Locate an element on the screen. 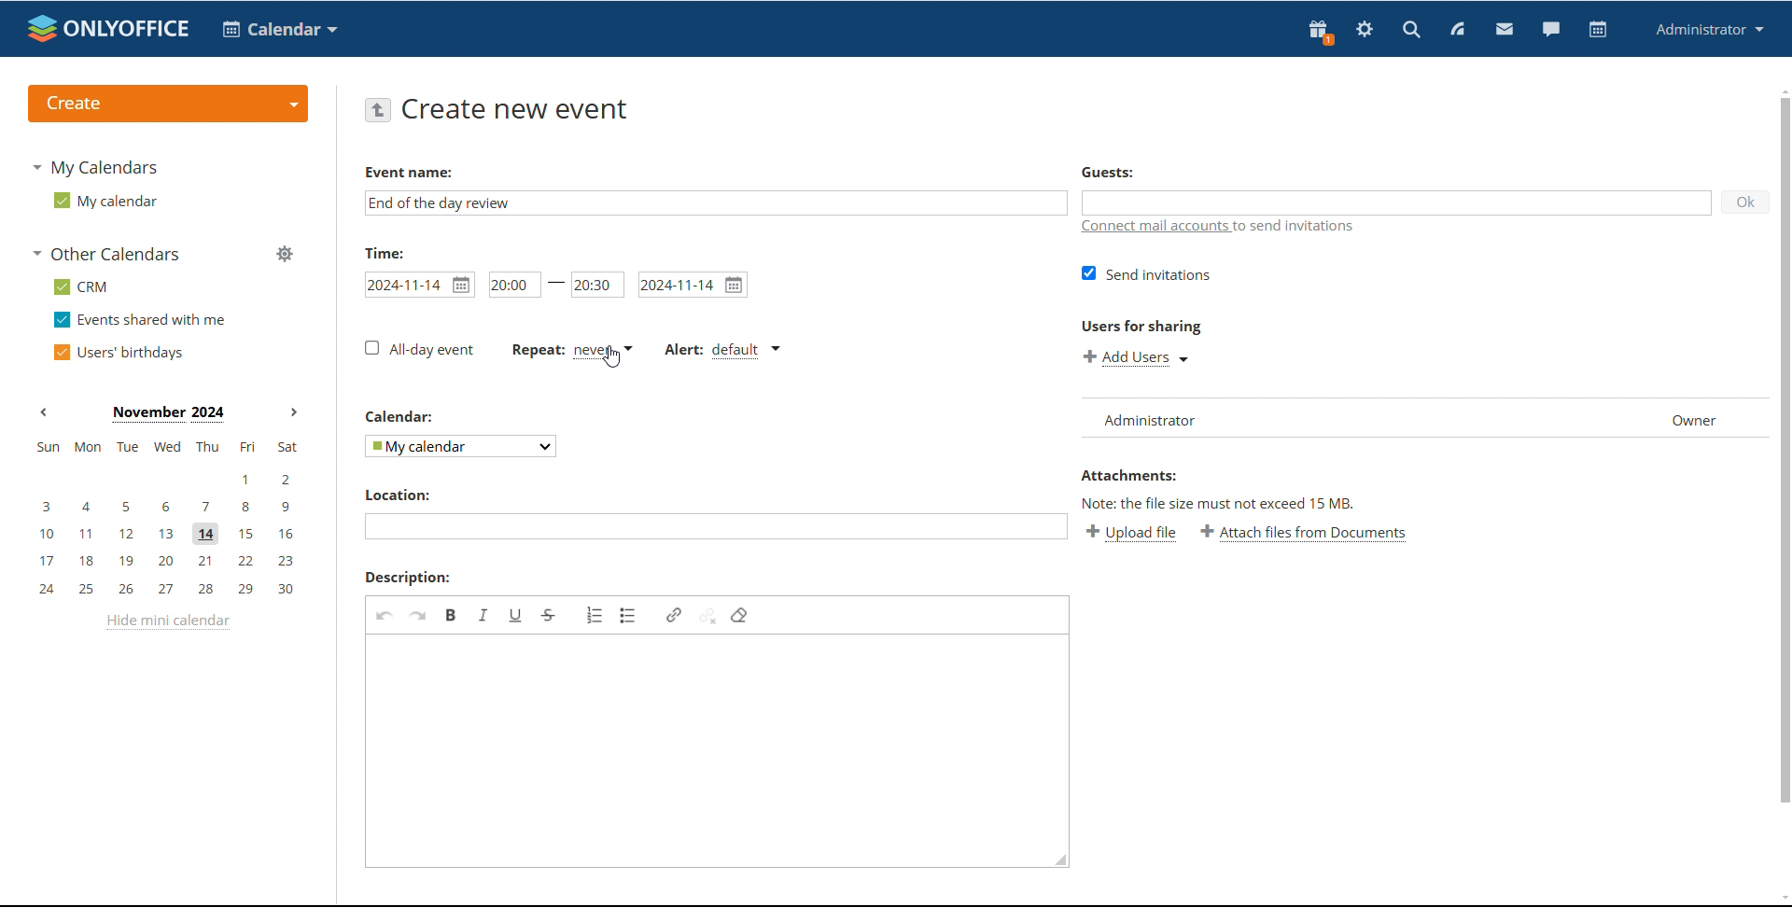 Image resolution: width=1792 pixels, height=907 pixels. location is located at coordinates (396, 495).